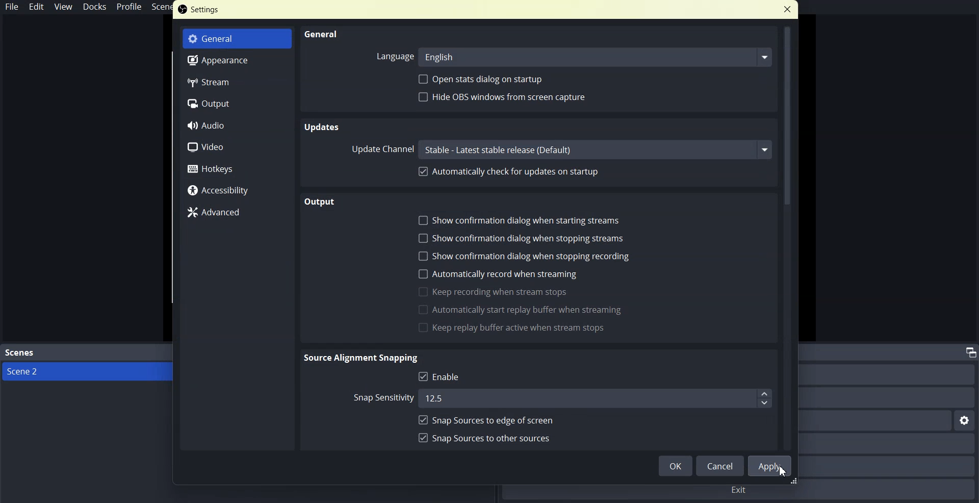  I want to click on Advanced, so click(236, 212).